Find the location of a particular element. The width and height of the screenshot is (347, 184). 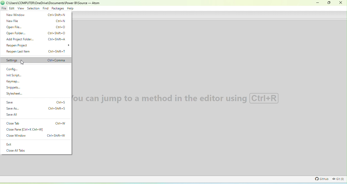

close pane is located at coordinates (26, 130).